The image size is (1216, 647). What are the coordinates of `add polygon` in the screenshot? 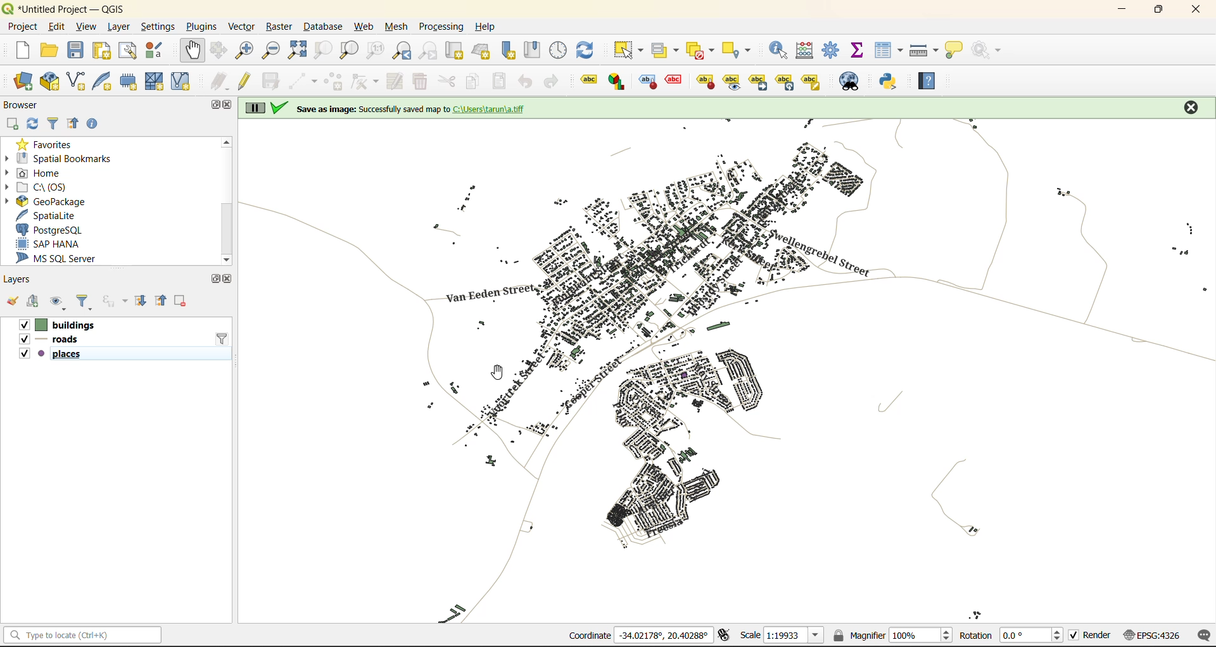 It's located at (333, 82).